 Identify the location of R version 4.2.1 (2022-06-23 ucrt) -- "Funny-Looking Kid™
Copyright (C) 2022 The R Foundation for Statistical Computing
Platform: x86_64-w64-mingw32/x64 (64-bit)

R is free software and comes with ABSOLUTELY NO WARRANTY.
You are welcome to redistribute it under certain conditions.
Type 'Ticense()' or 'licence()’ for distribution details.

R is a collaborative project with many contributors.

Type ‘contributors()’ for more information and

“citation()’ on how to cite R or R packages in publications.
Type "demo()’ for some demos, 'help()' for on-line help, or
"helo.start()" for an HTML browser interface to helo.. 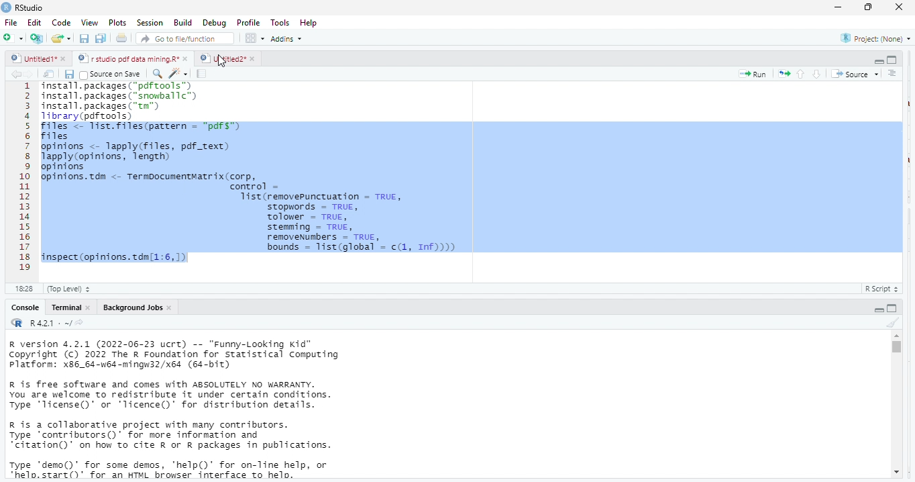
(195, 410).